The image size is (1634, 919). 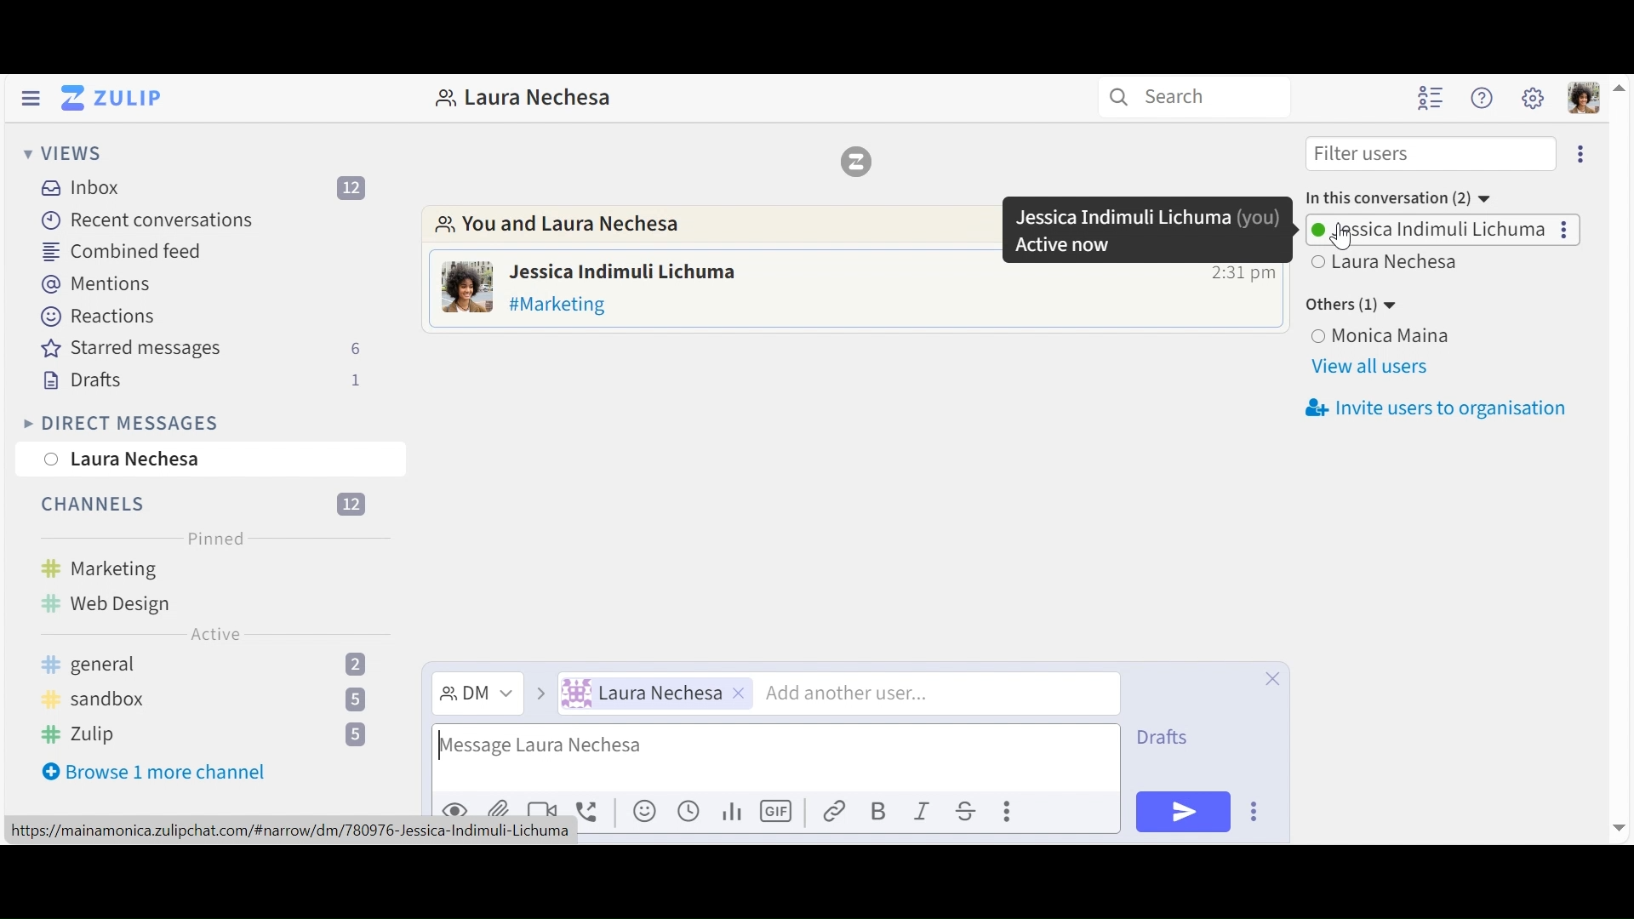 I want to click on Reaction, so click(x=98, y=315).